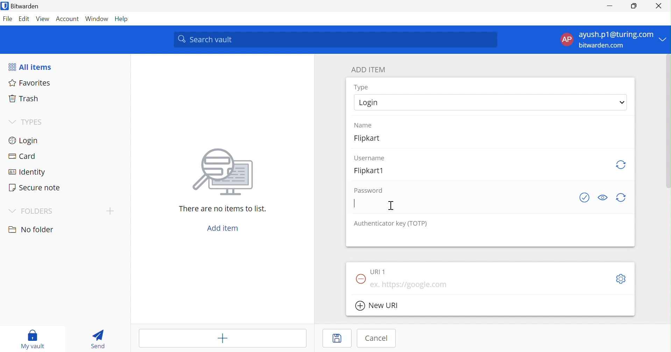 The image size is (671, 352). What do you see at coordinates (361, 87) in the screenshot?
I see `Type` at bounding box center [361, 87].